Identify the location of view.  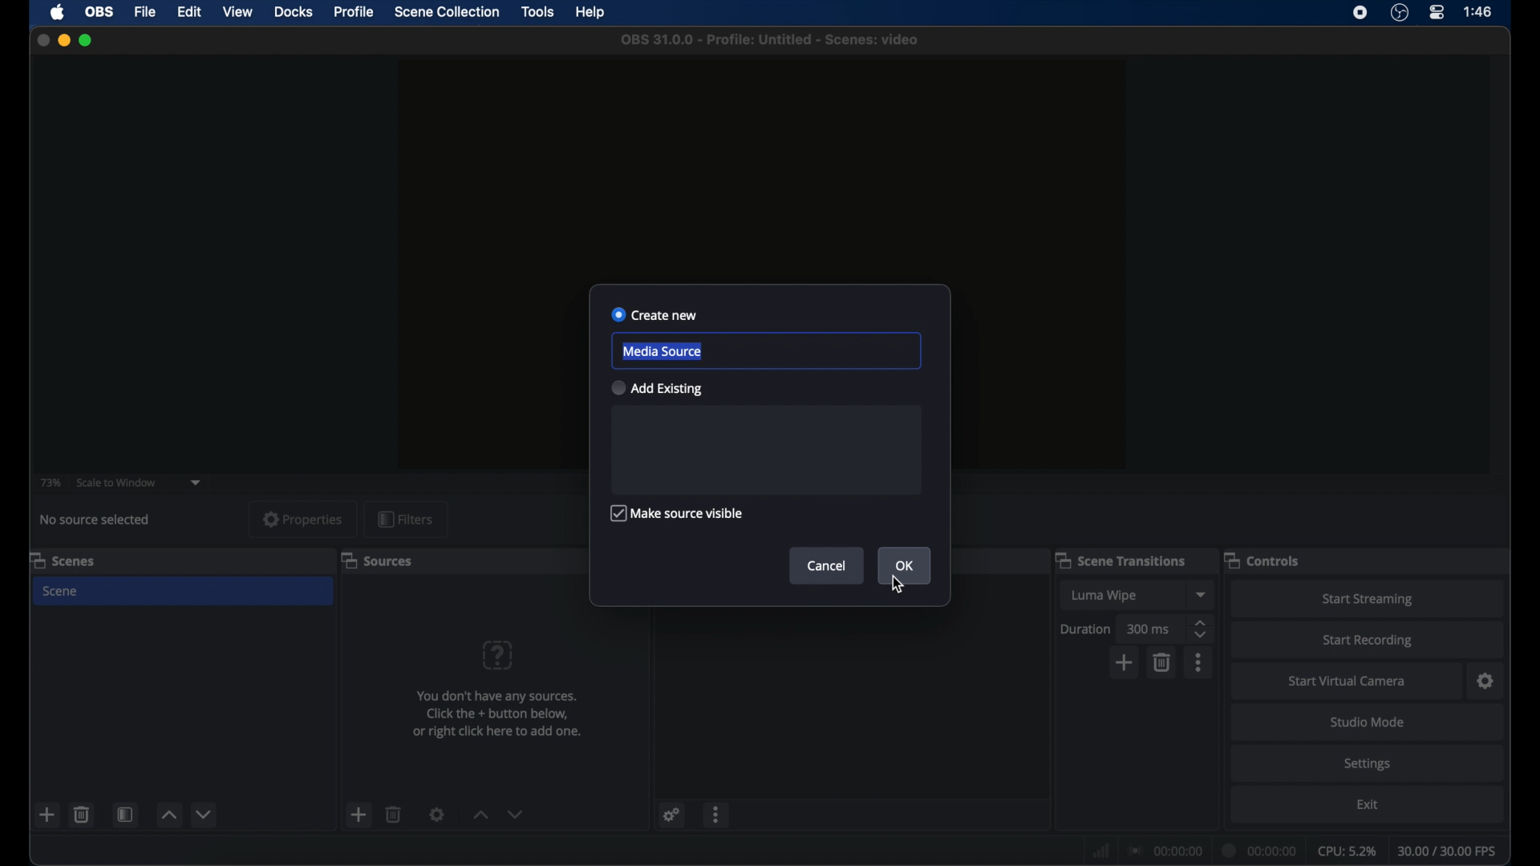
(237, 10).